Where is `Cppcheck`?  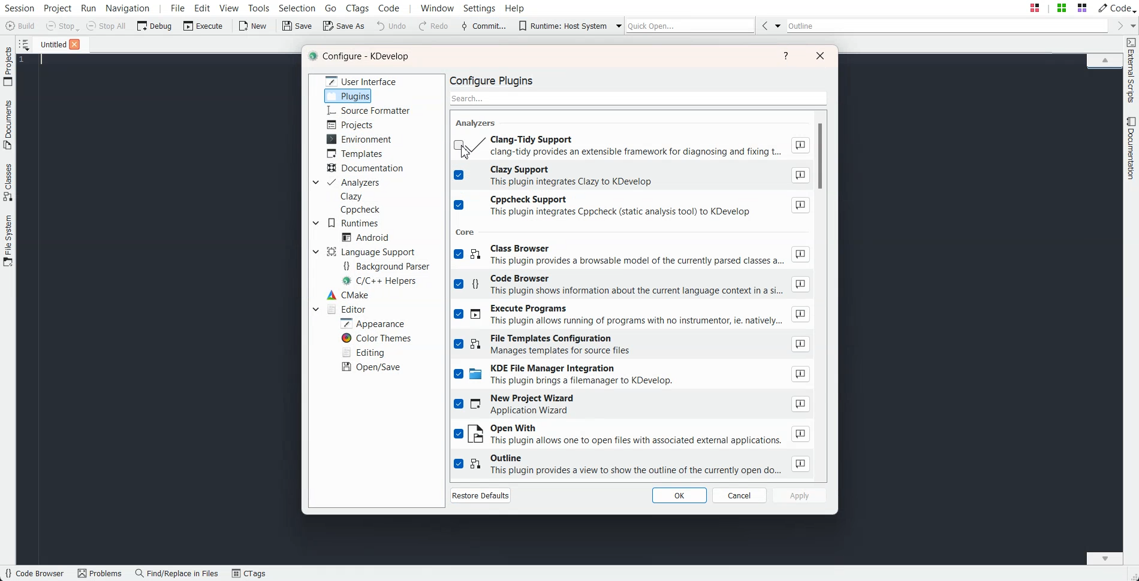 Cppcheck is located at coordinates (362, 210).